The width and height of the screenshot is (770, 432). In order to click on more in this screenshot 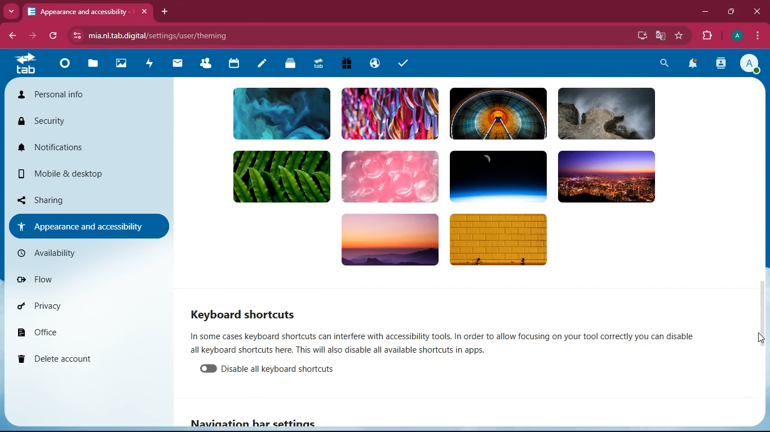, I will do `click(11, 11)`.